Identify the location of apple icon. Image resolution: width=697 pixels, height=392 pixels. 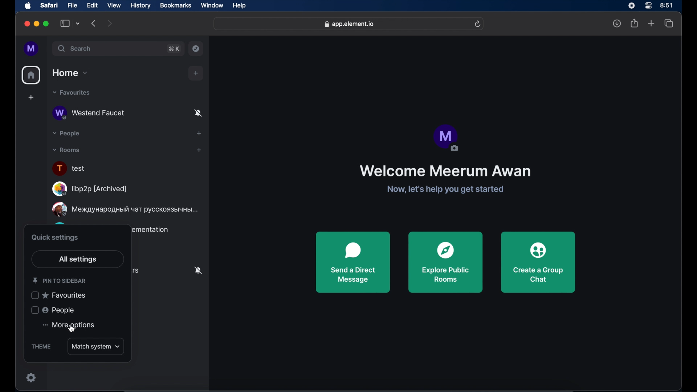
(28, 6).